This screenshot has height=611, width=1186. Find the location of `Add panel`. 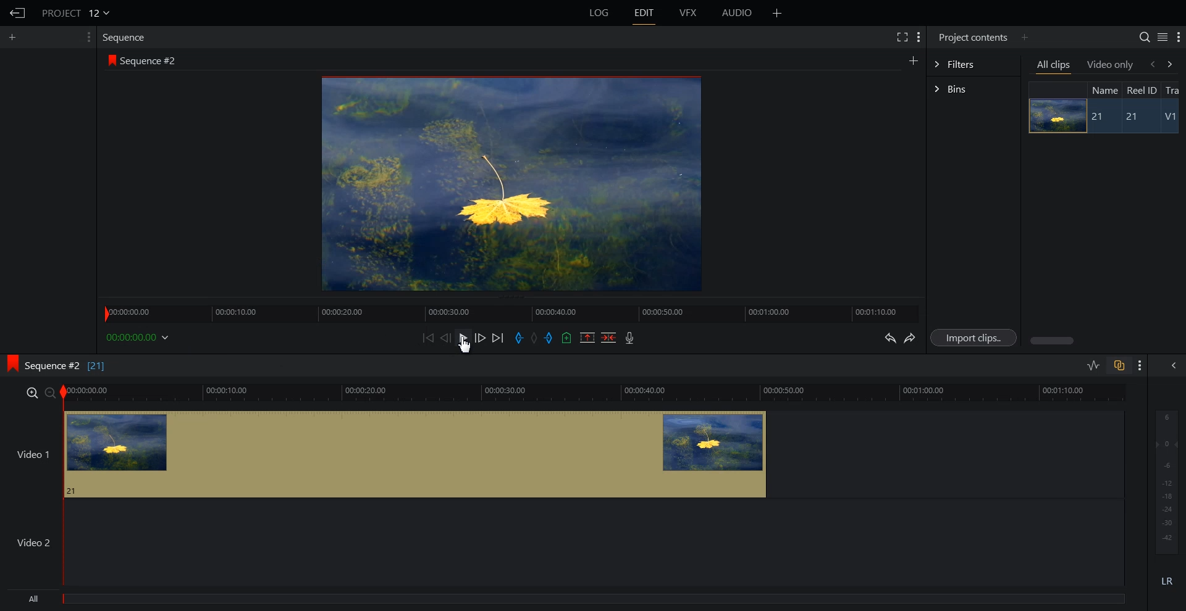

Add panel is located at coordinates (1024, 37).